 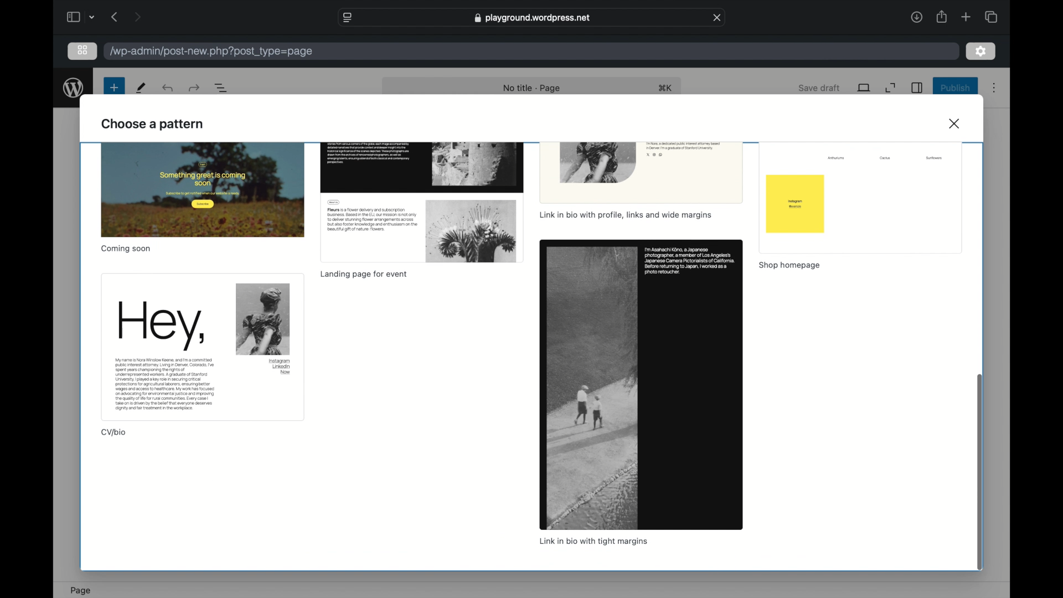 What do you see at coordinates (223, 89) in the screenshot?
I see `document overview` at bounding box center [223, 89].